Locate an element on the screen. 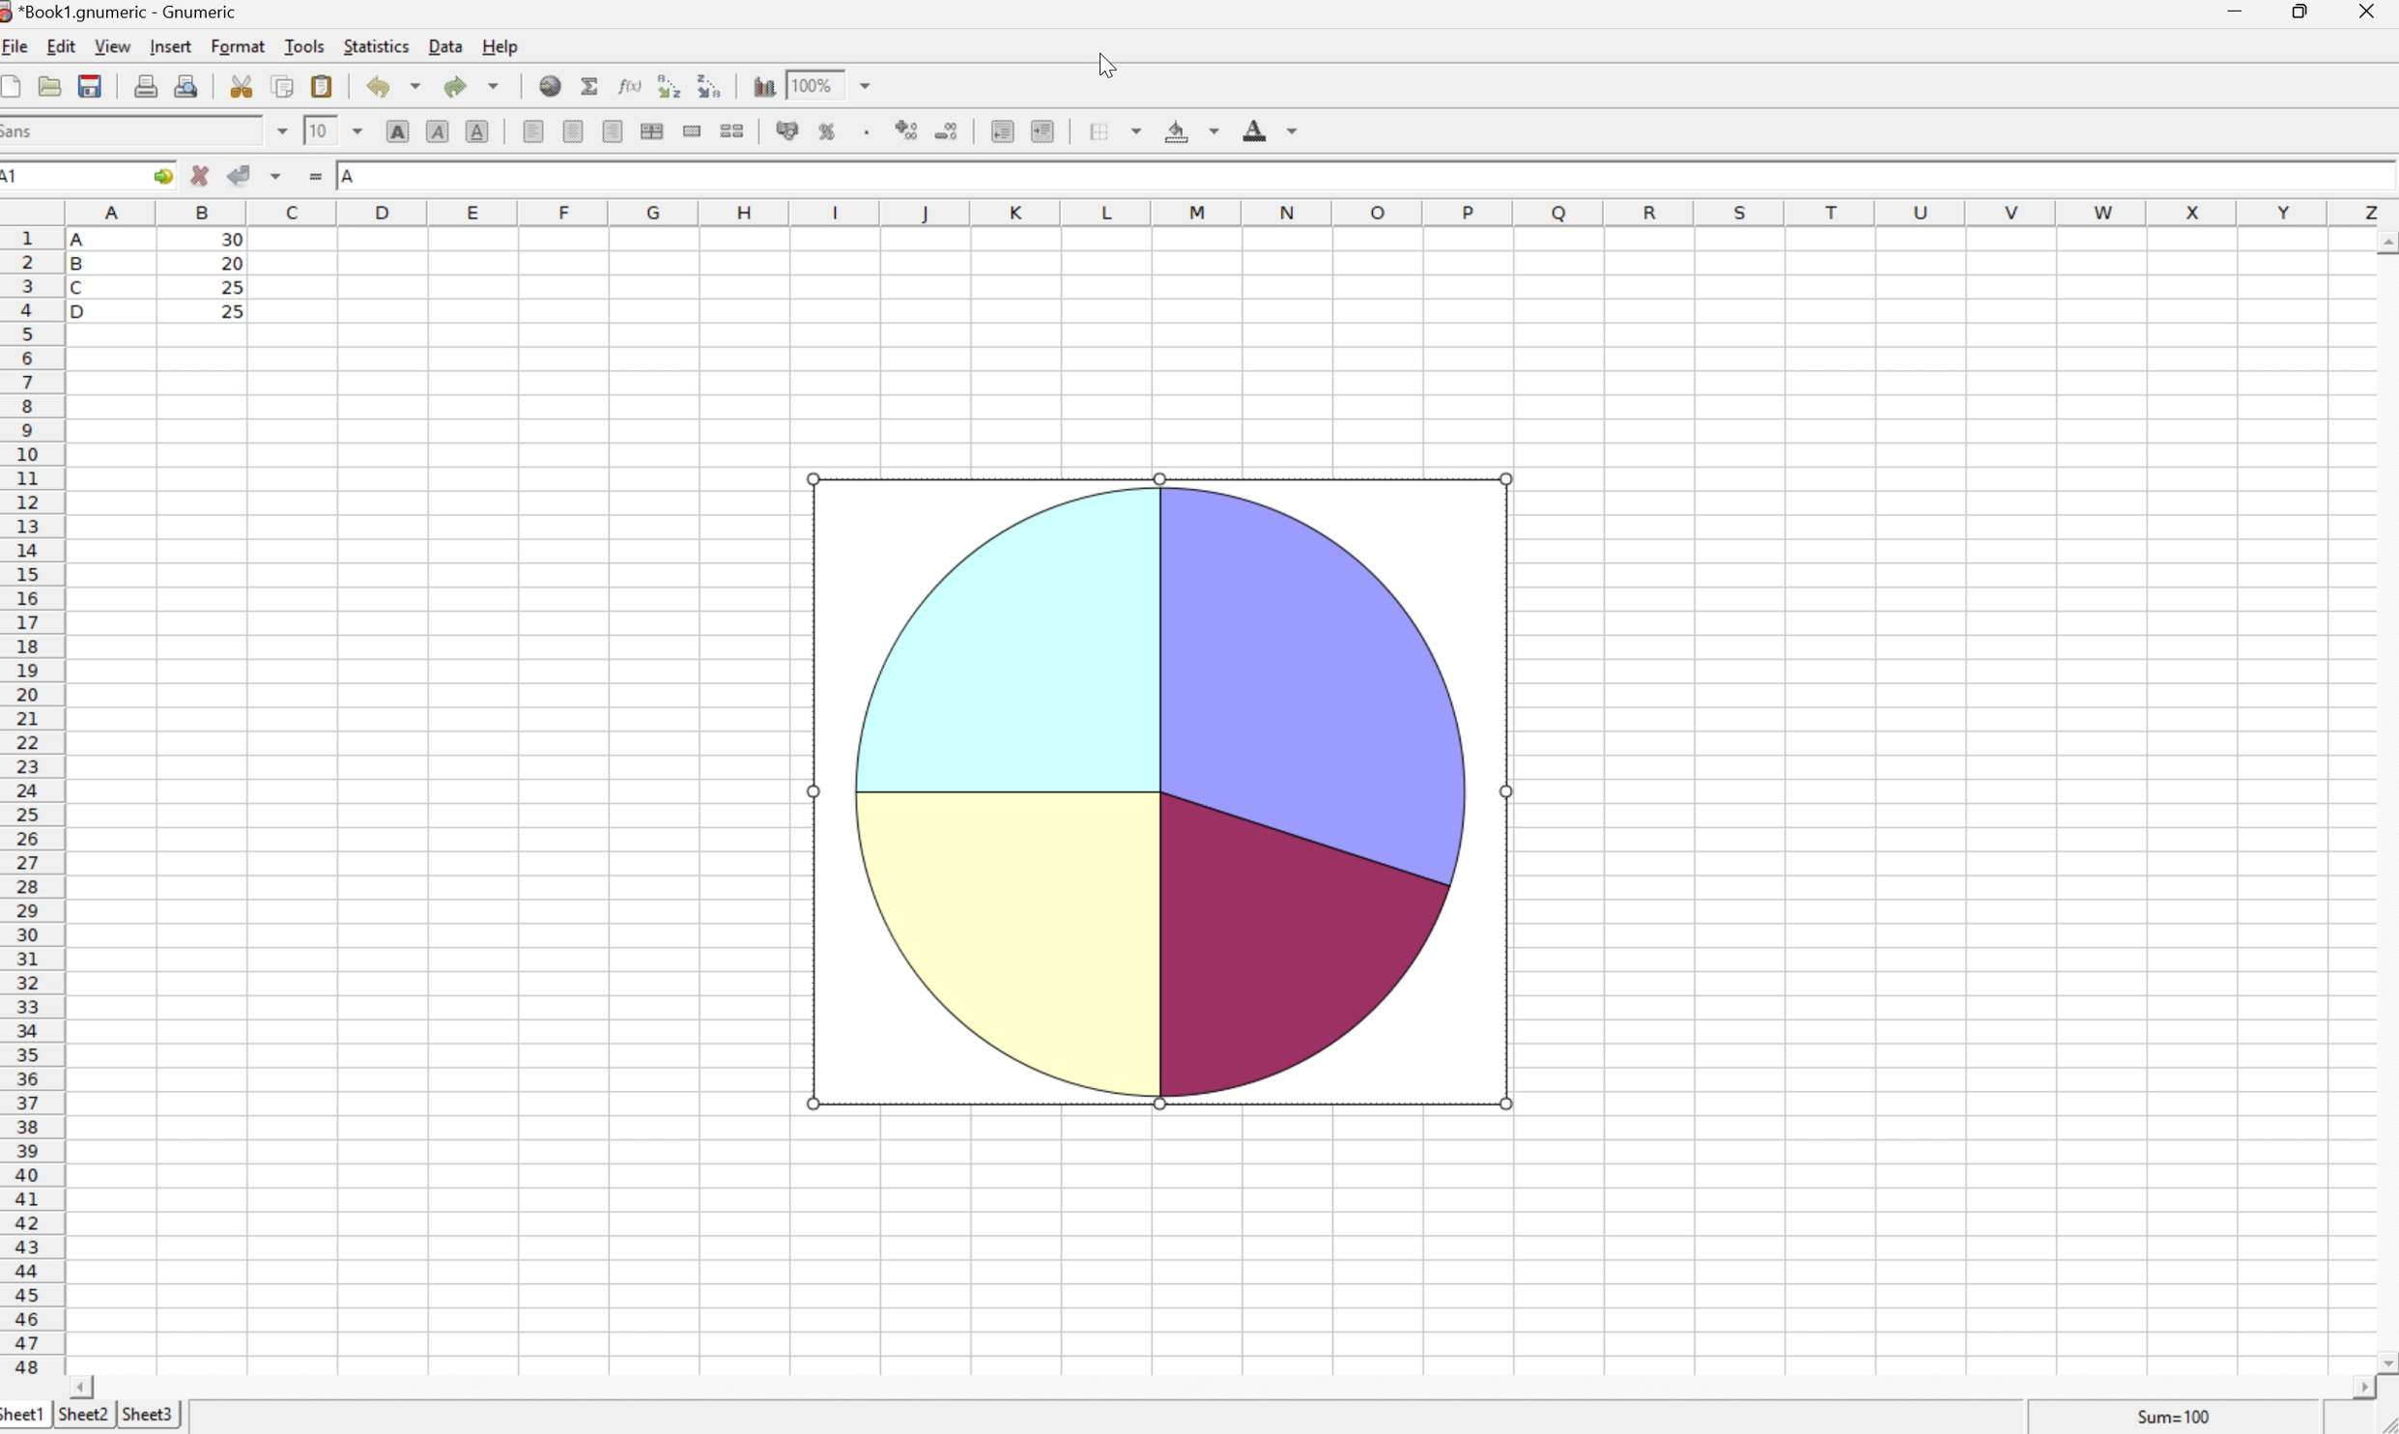 The image size is (2399, 1434). Print the current file is located at coordinates (146, 85).